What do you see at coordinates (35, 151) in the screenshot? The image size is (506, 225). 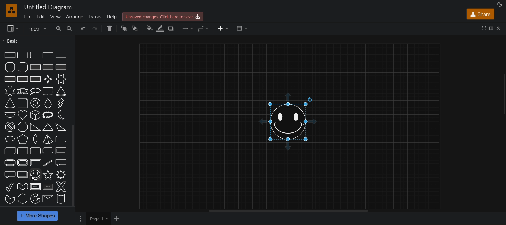 I see `rounded rectangle (three corners)` at bounding box center [35, 151].